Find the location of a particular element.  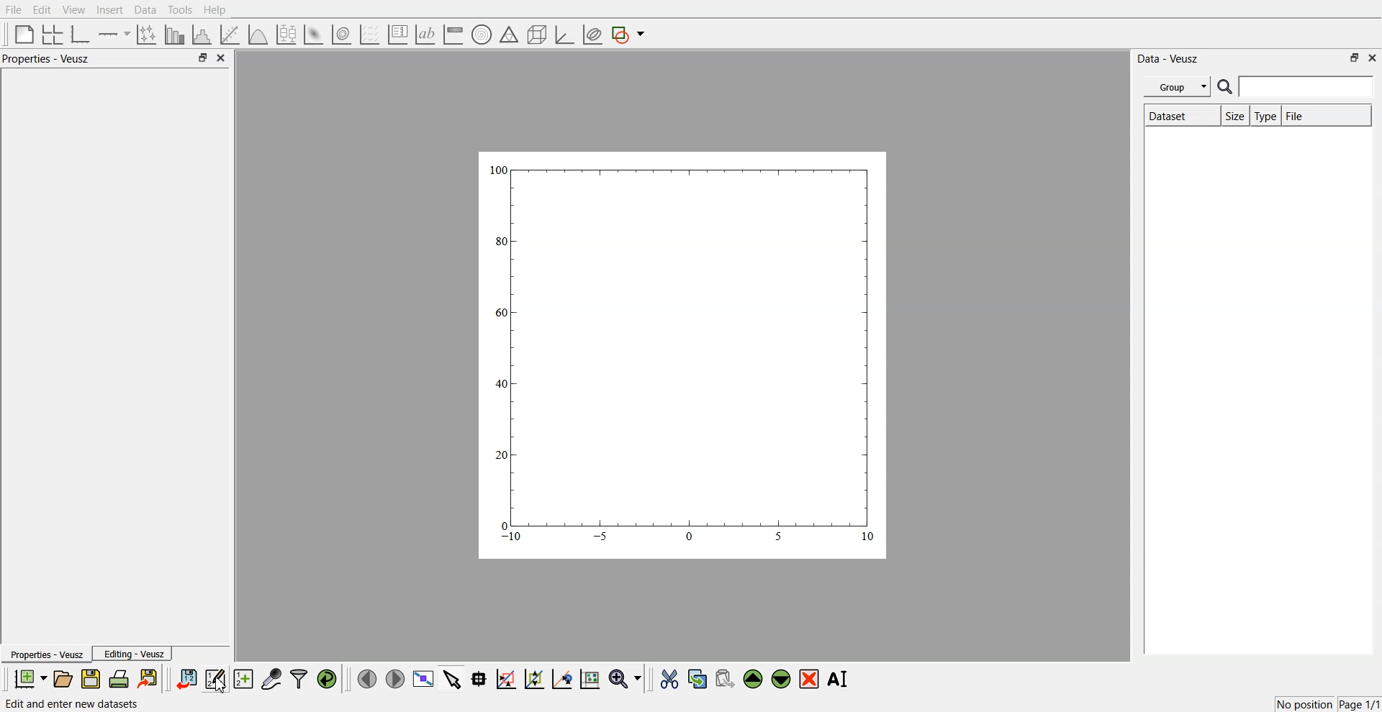

print is located at coordinates (122, 678).